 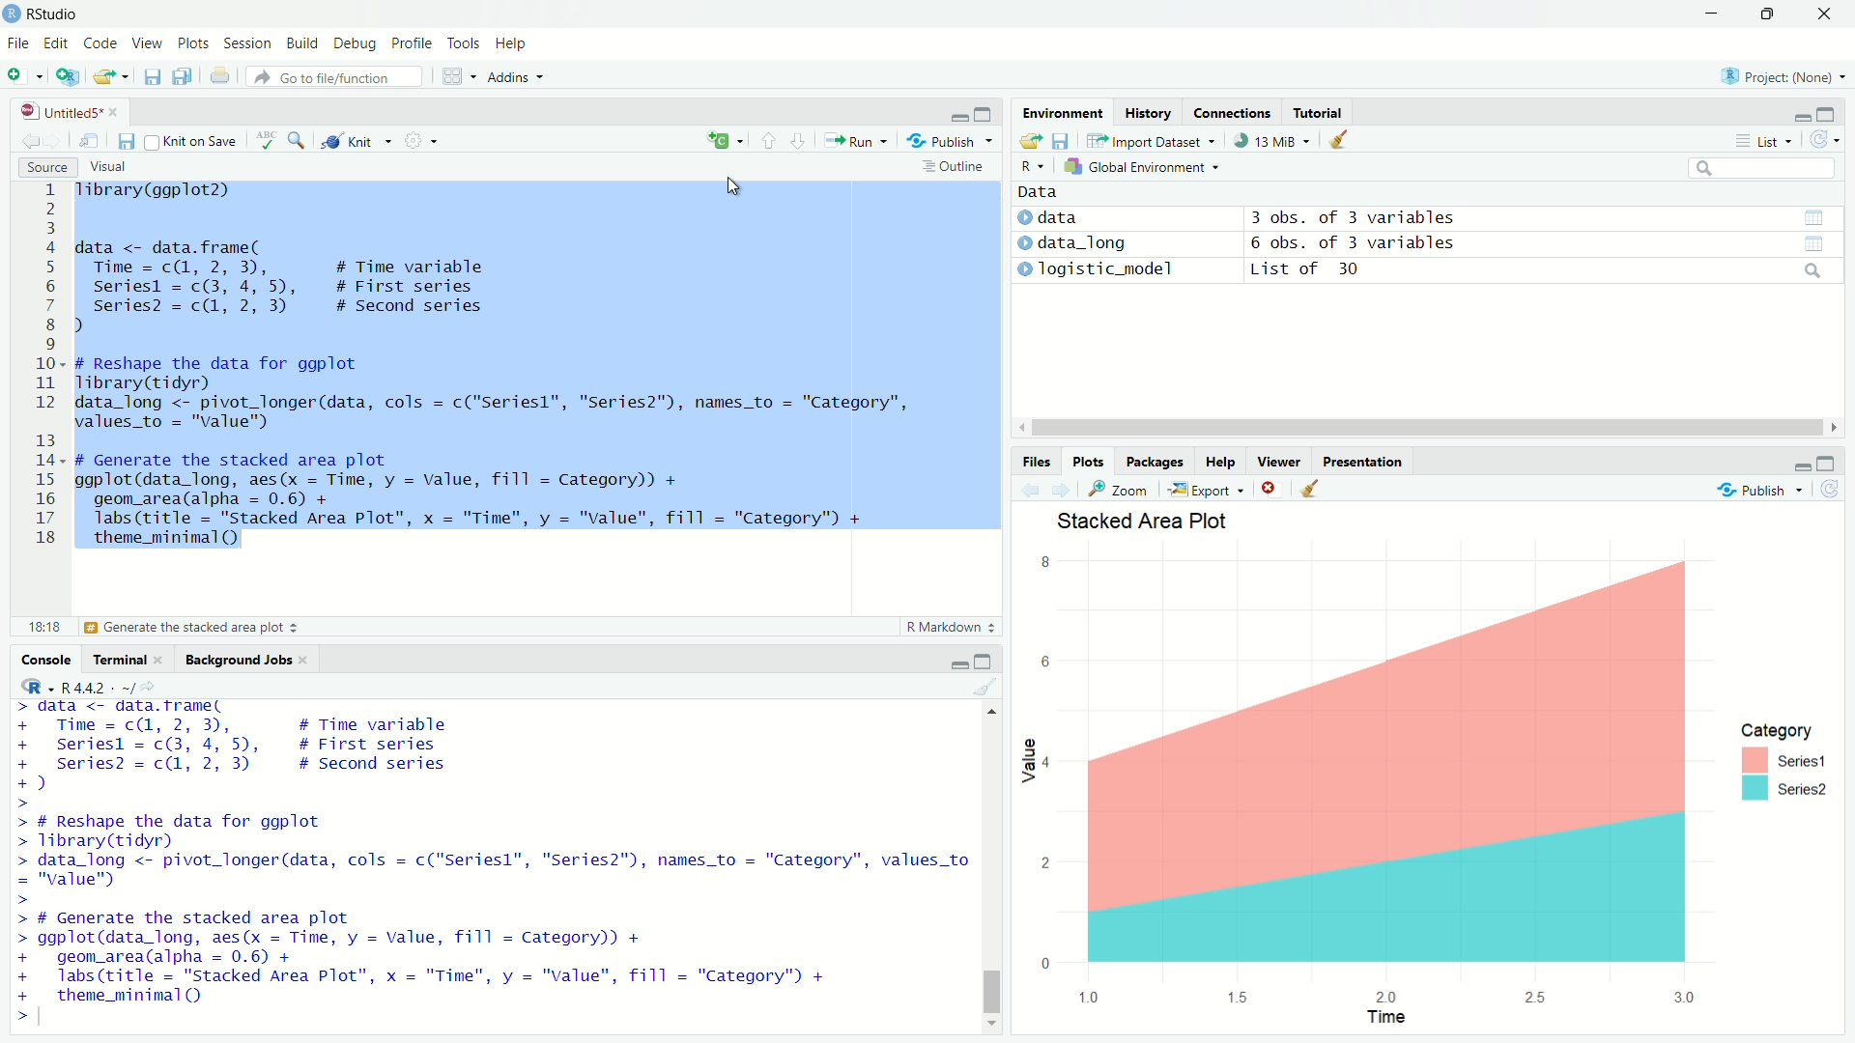 What do you see at coordinates (408, 42) in the screenshot?
I see `Profile` at bounding box center [408, 42].